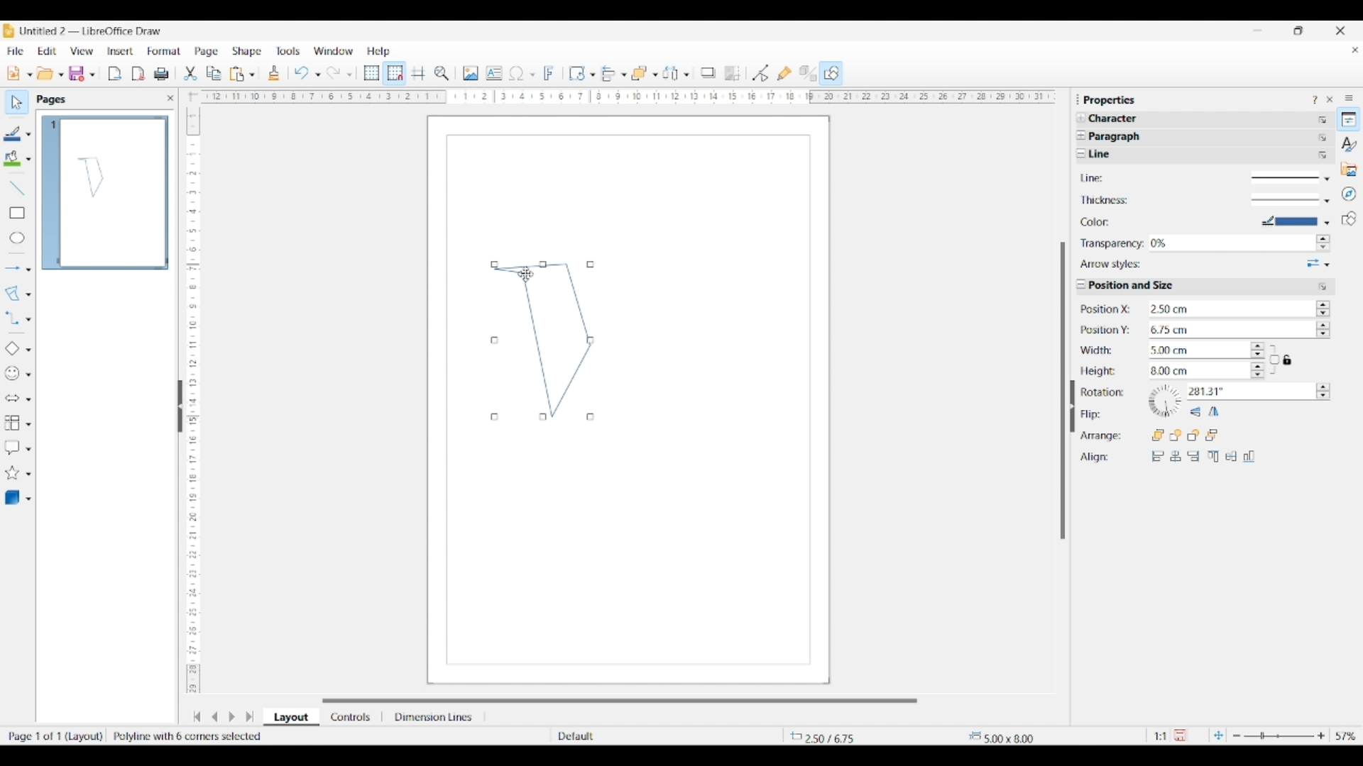 The height and width of the screenshot is (766, 1363). Describe the element at coordinates (494, 73) in the screenshot. I see `Insert text box` at that location.